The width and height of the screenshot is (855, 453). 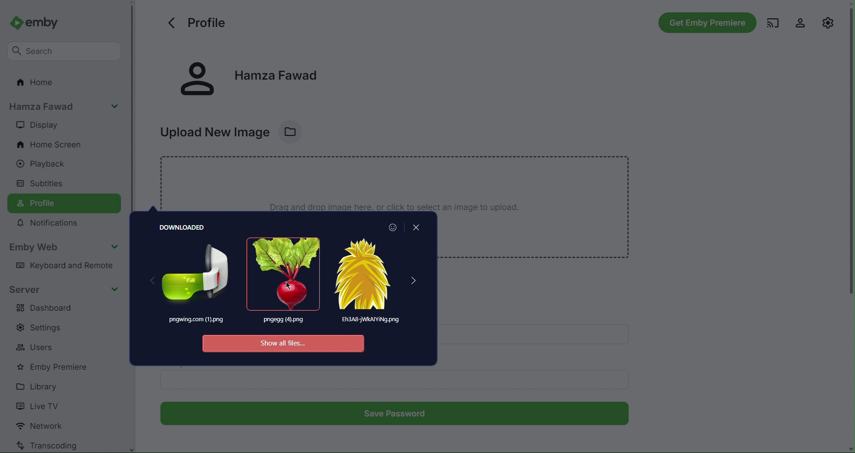 I want to click on Display, so click(x=37, y=125).